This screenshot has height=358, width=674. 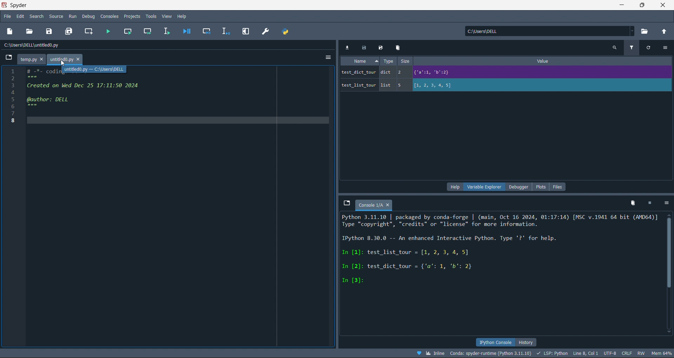 What do you see at coordinates (380, 47) in the screenshot?
I see `save data as` at bounding box center [380, 47].